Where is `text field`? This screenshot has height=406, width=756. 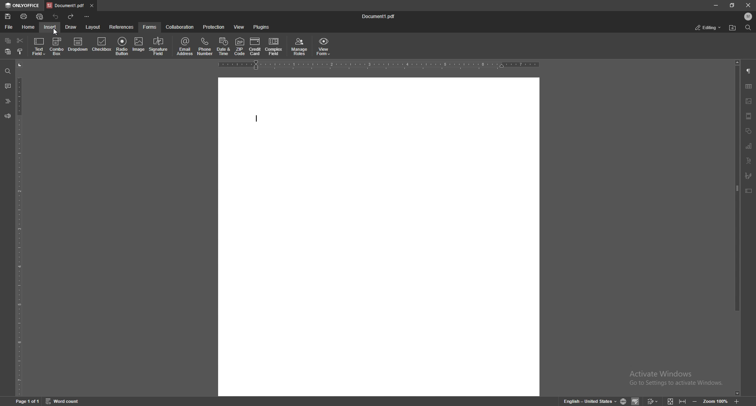 text field is located at coordinates (39, 46).